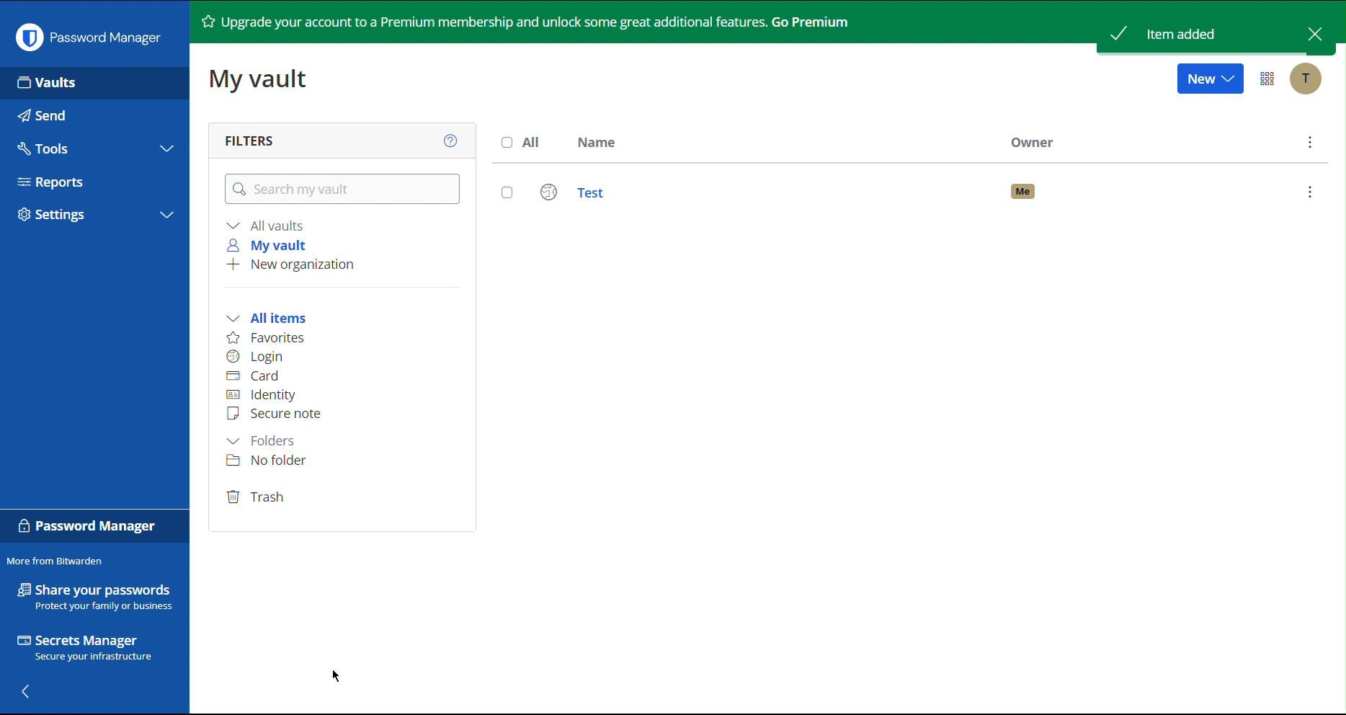  What do you see at coordinates (343, 189) in the screenshot?
I see `Search my vault` at bounding box center [343, 189].